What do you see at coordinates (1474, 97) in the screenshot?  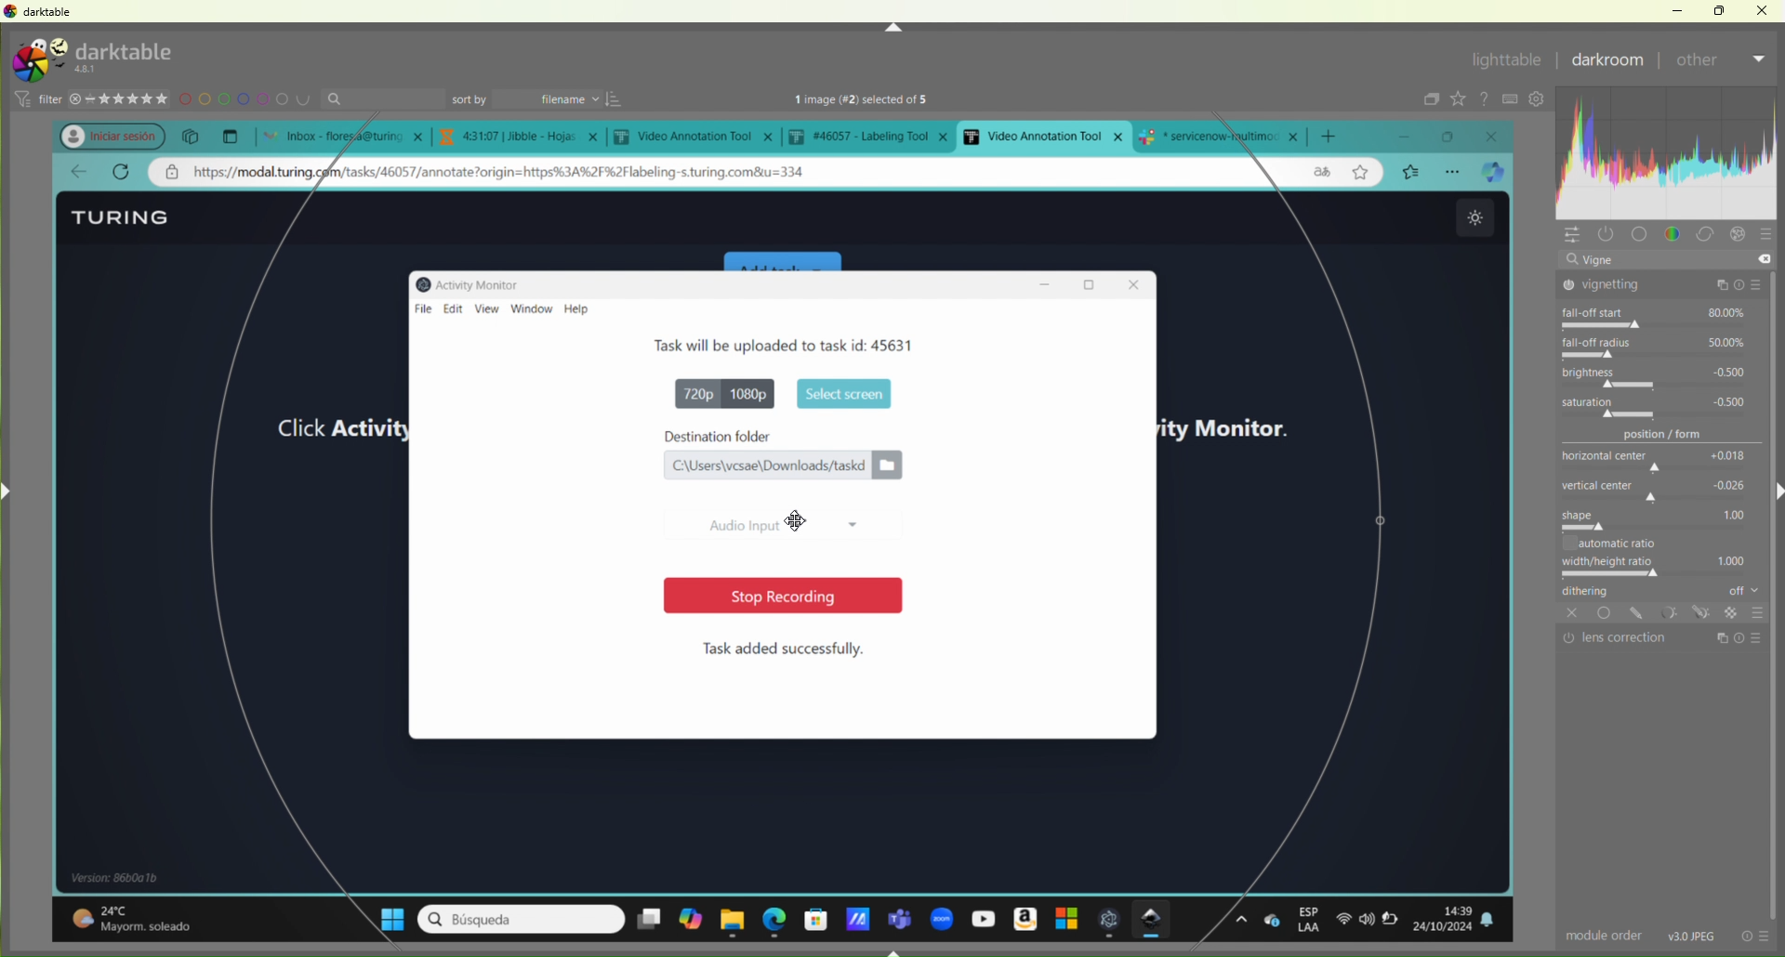 I see `` at bounding box center [1474, 97].